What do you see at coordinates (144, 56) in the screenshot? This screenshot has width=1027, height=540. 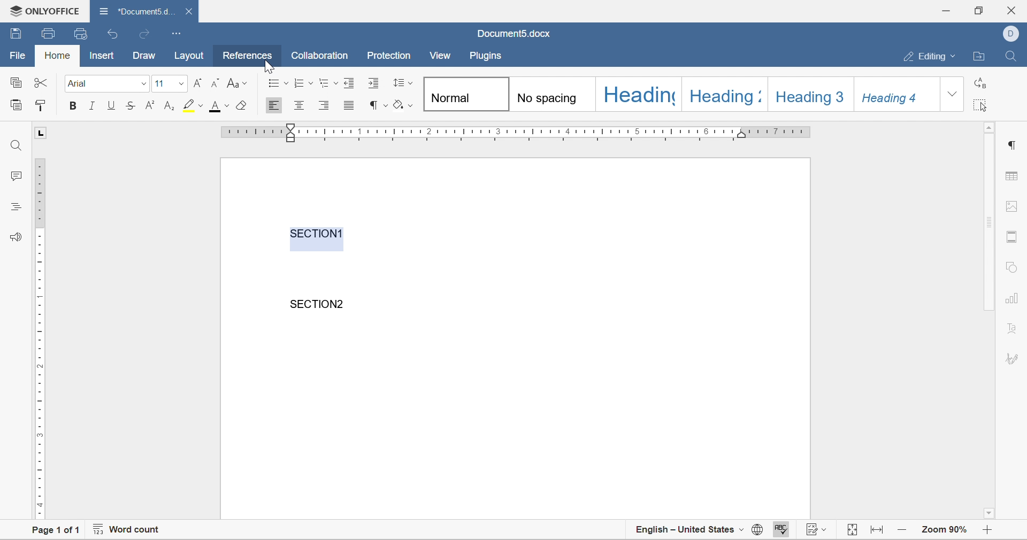 I see `draw` at bounding box center [144, 56].